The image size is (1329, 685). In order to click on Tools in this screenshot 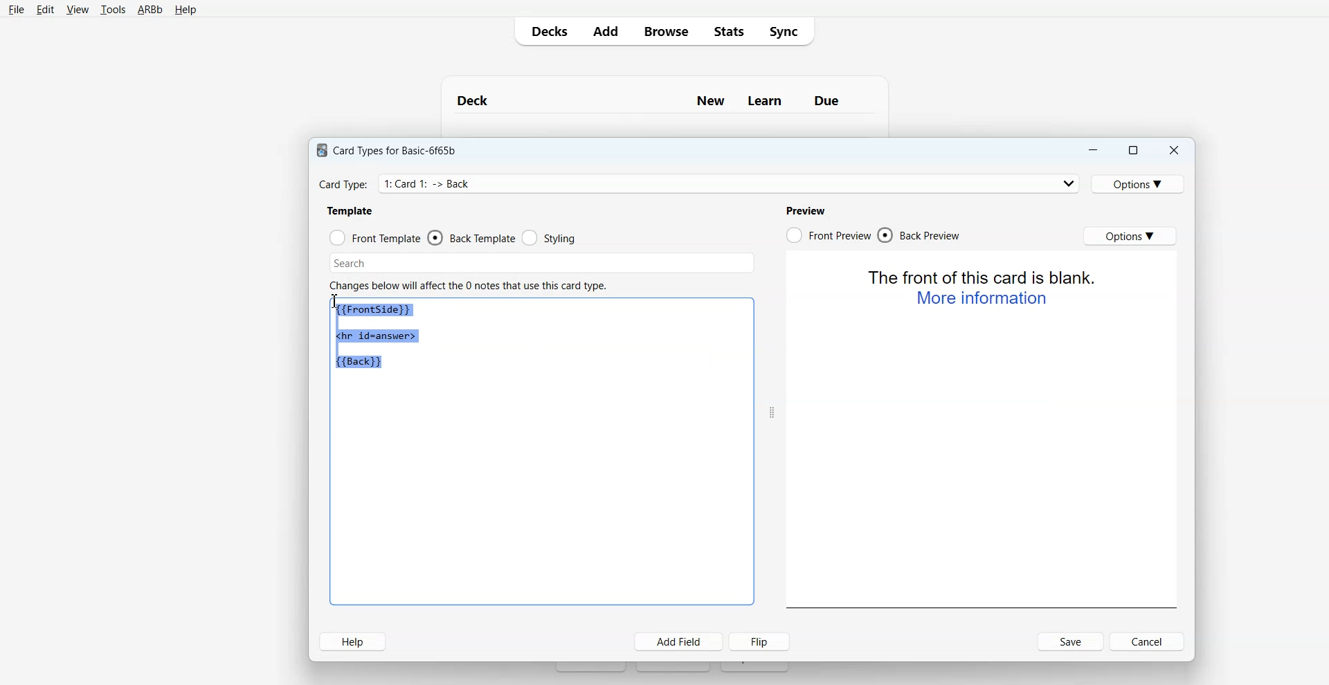, I will do `click(113, 10)`.